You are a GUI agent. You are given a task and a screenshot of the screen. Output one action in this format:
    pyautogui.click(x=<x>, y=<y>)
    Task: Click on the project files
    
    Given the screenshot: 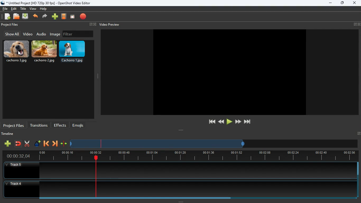 What is the action you would take?
    pyautogui.click(x=10, y=25)
    